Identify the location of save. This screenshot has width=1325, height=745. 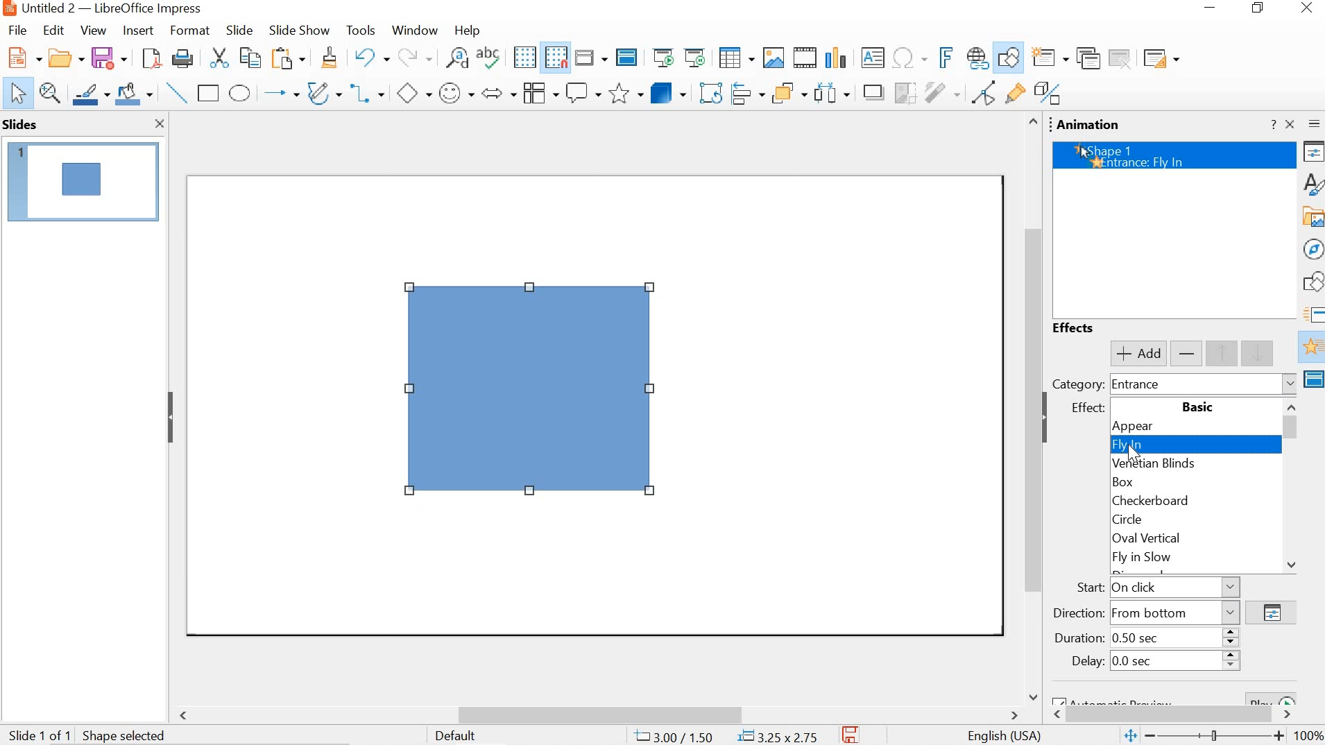
(108, 58).